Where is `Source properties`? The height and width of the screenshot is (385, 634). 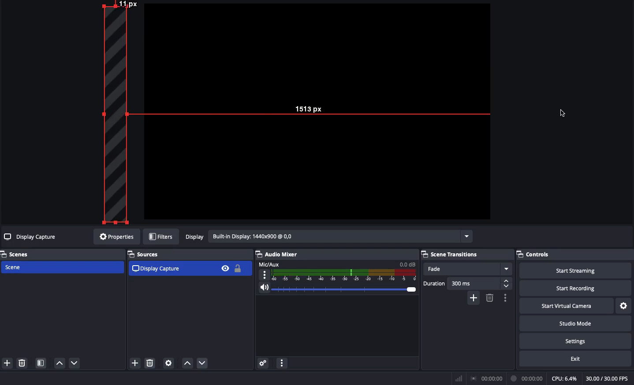
Source properties is located at coordinates (168, 363).